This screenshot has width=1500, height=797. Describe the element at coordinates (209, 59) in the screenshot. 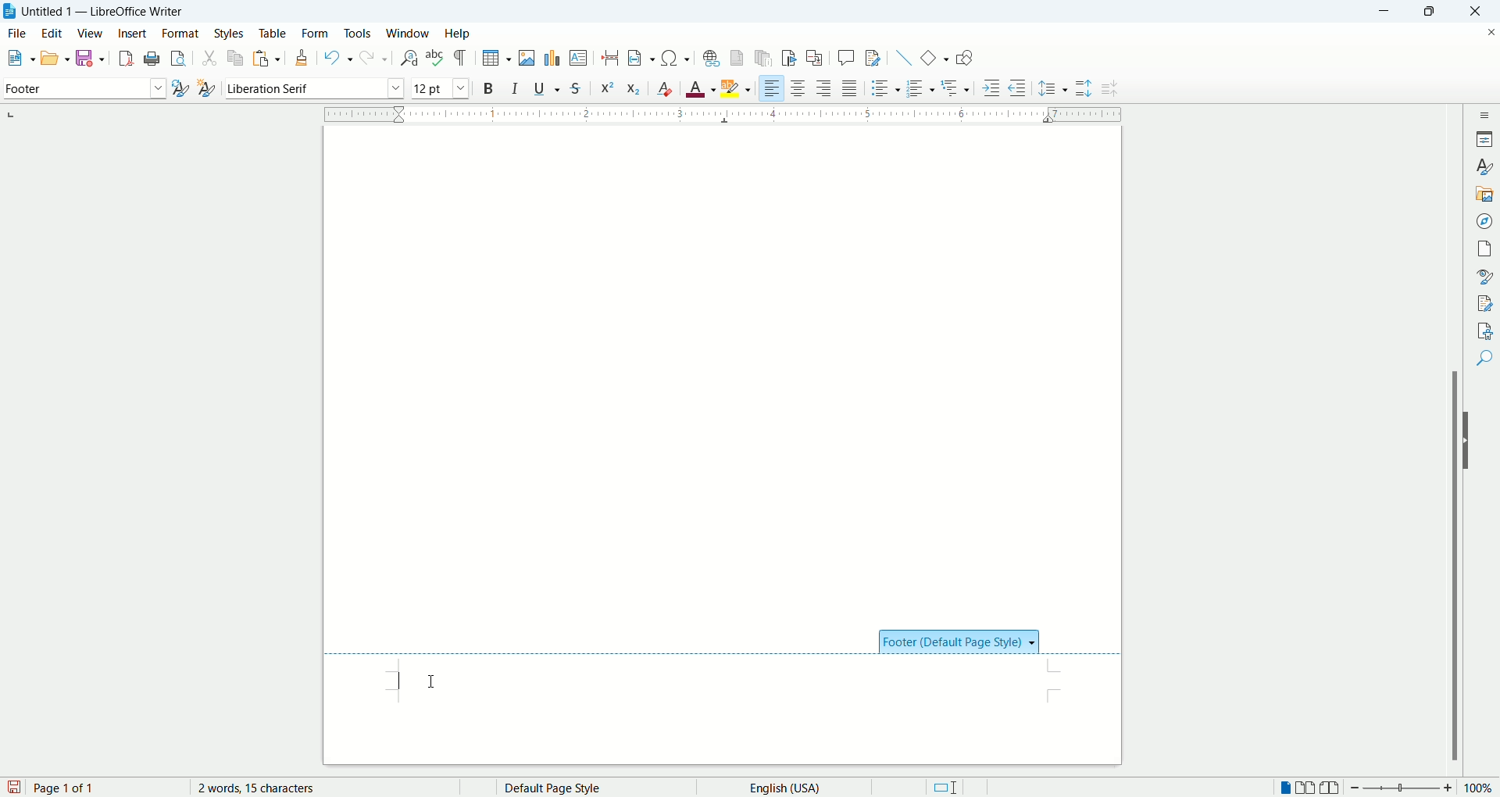

I see `cut` at that location.